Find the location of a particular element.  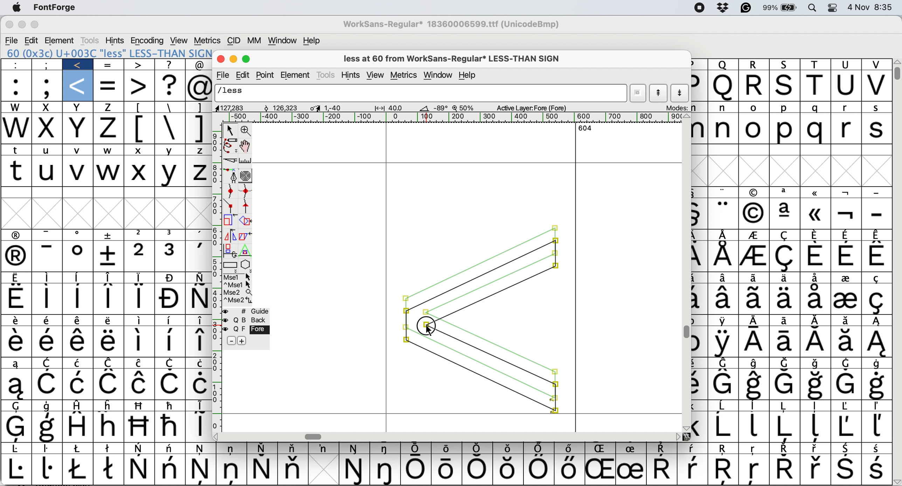

w is located at coordinates (109, 150).